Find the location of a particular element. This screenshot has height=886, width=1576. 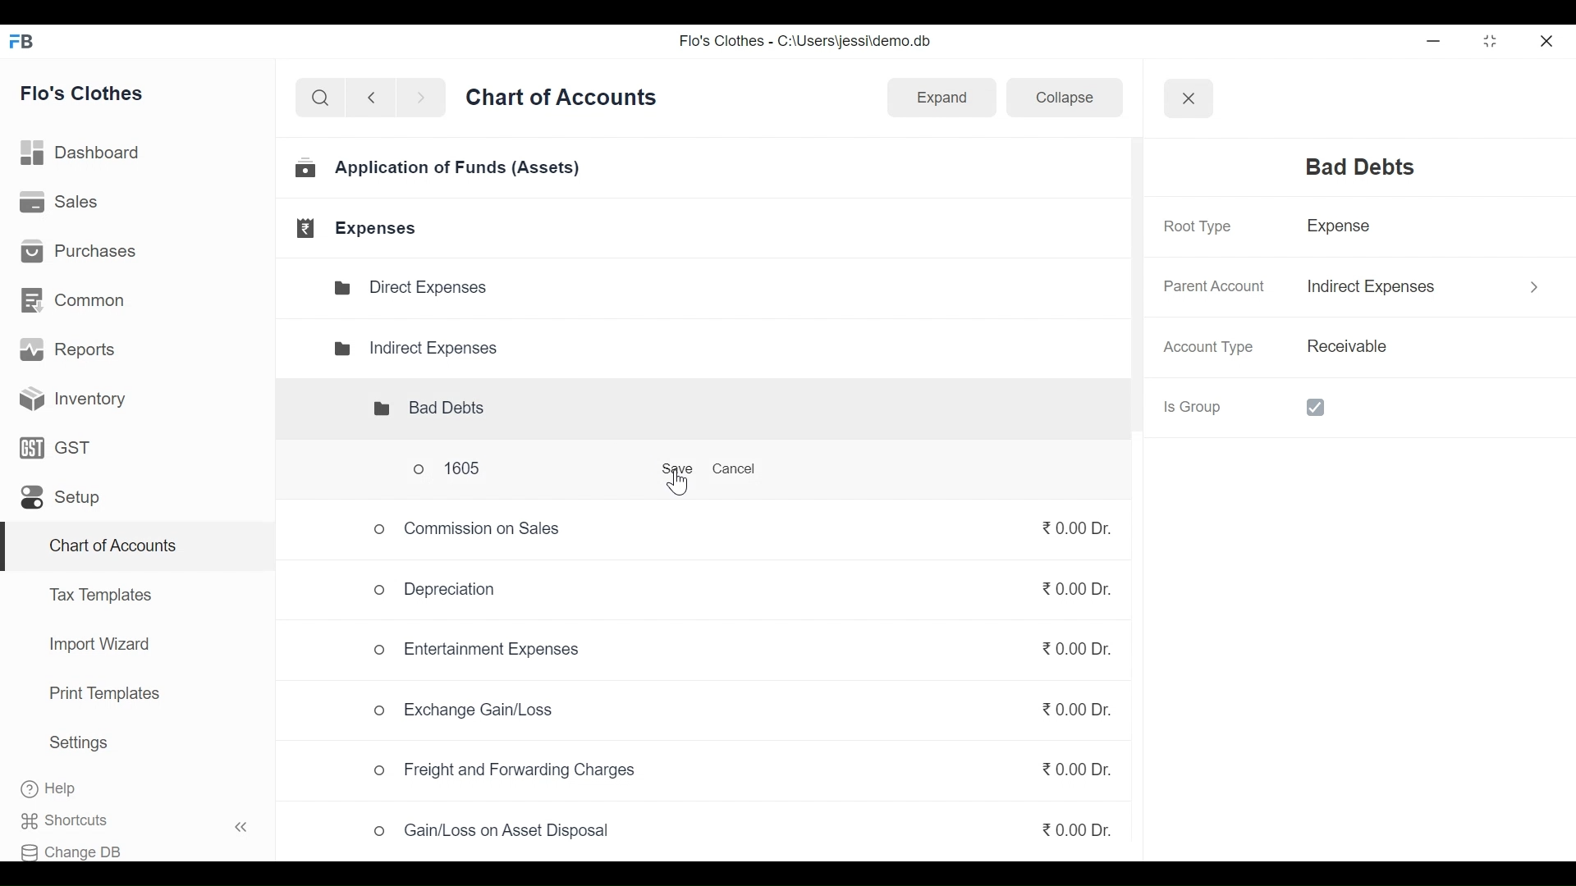

FB is located at coordinates (26, 46).